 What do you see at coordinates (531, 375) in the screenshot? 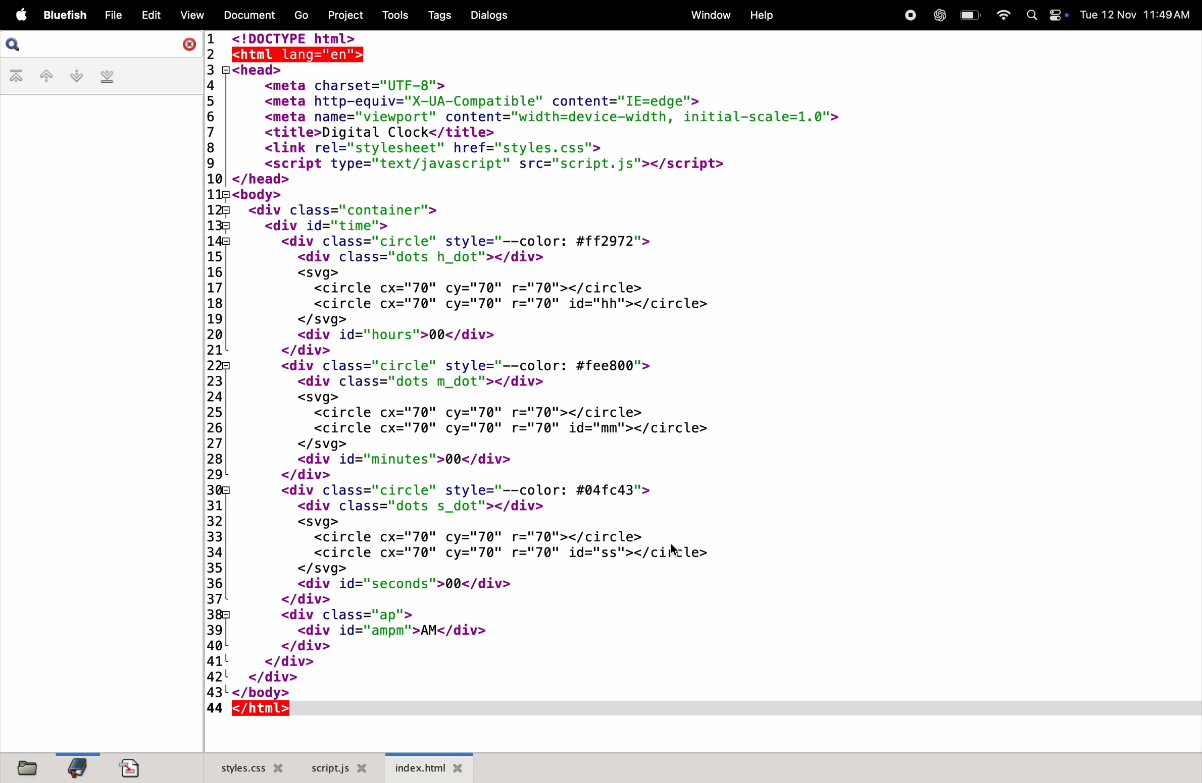
I see `code block` at bounding box center [531, 375].